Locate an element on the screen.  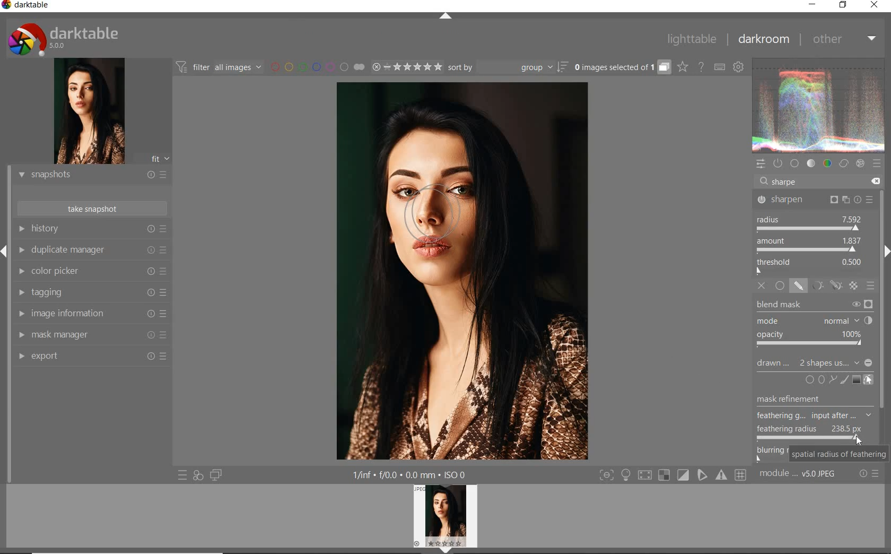
export  is located at coordinates (92, 356).